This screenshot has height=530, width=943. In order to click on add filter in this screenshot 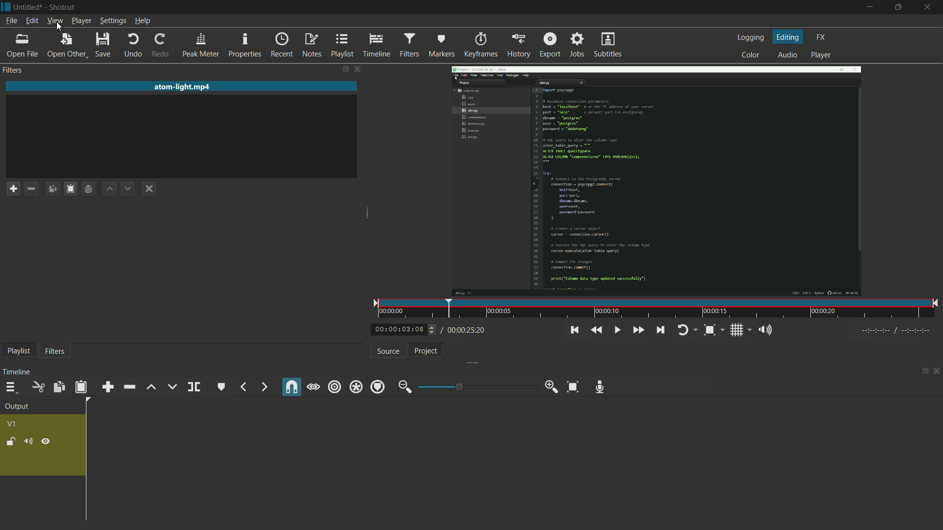, I will do `click(13, 189)`.